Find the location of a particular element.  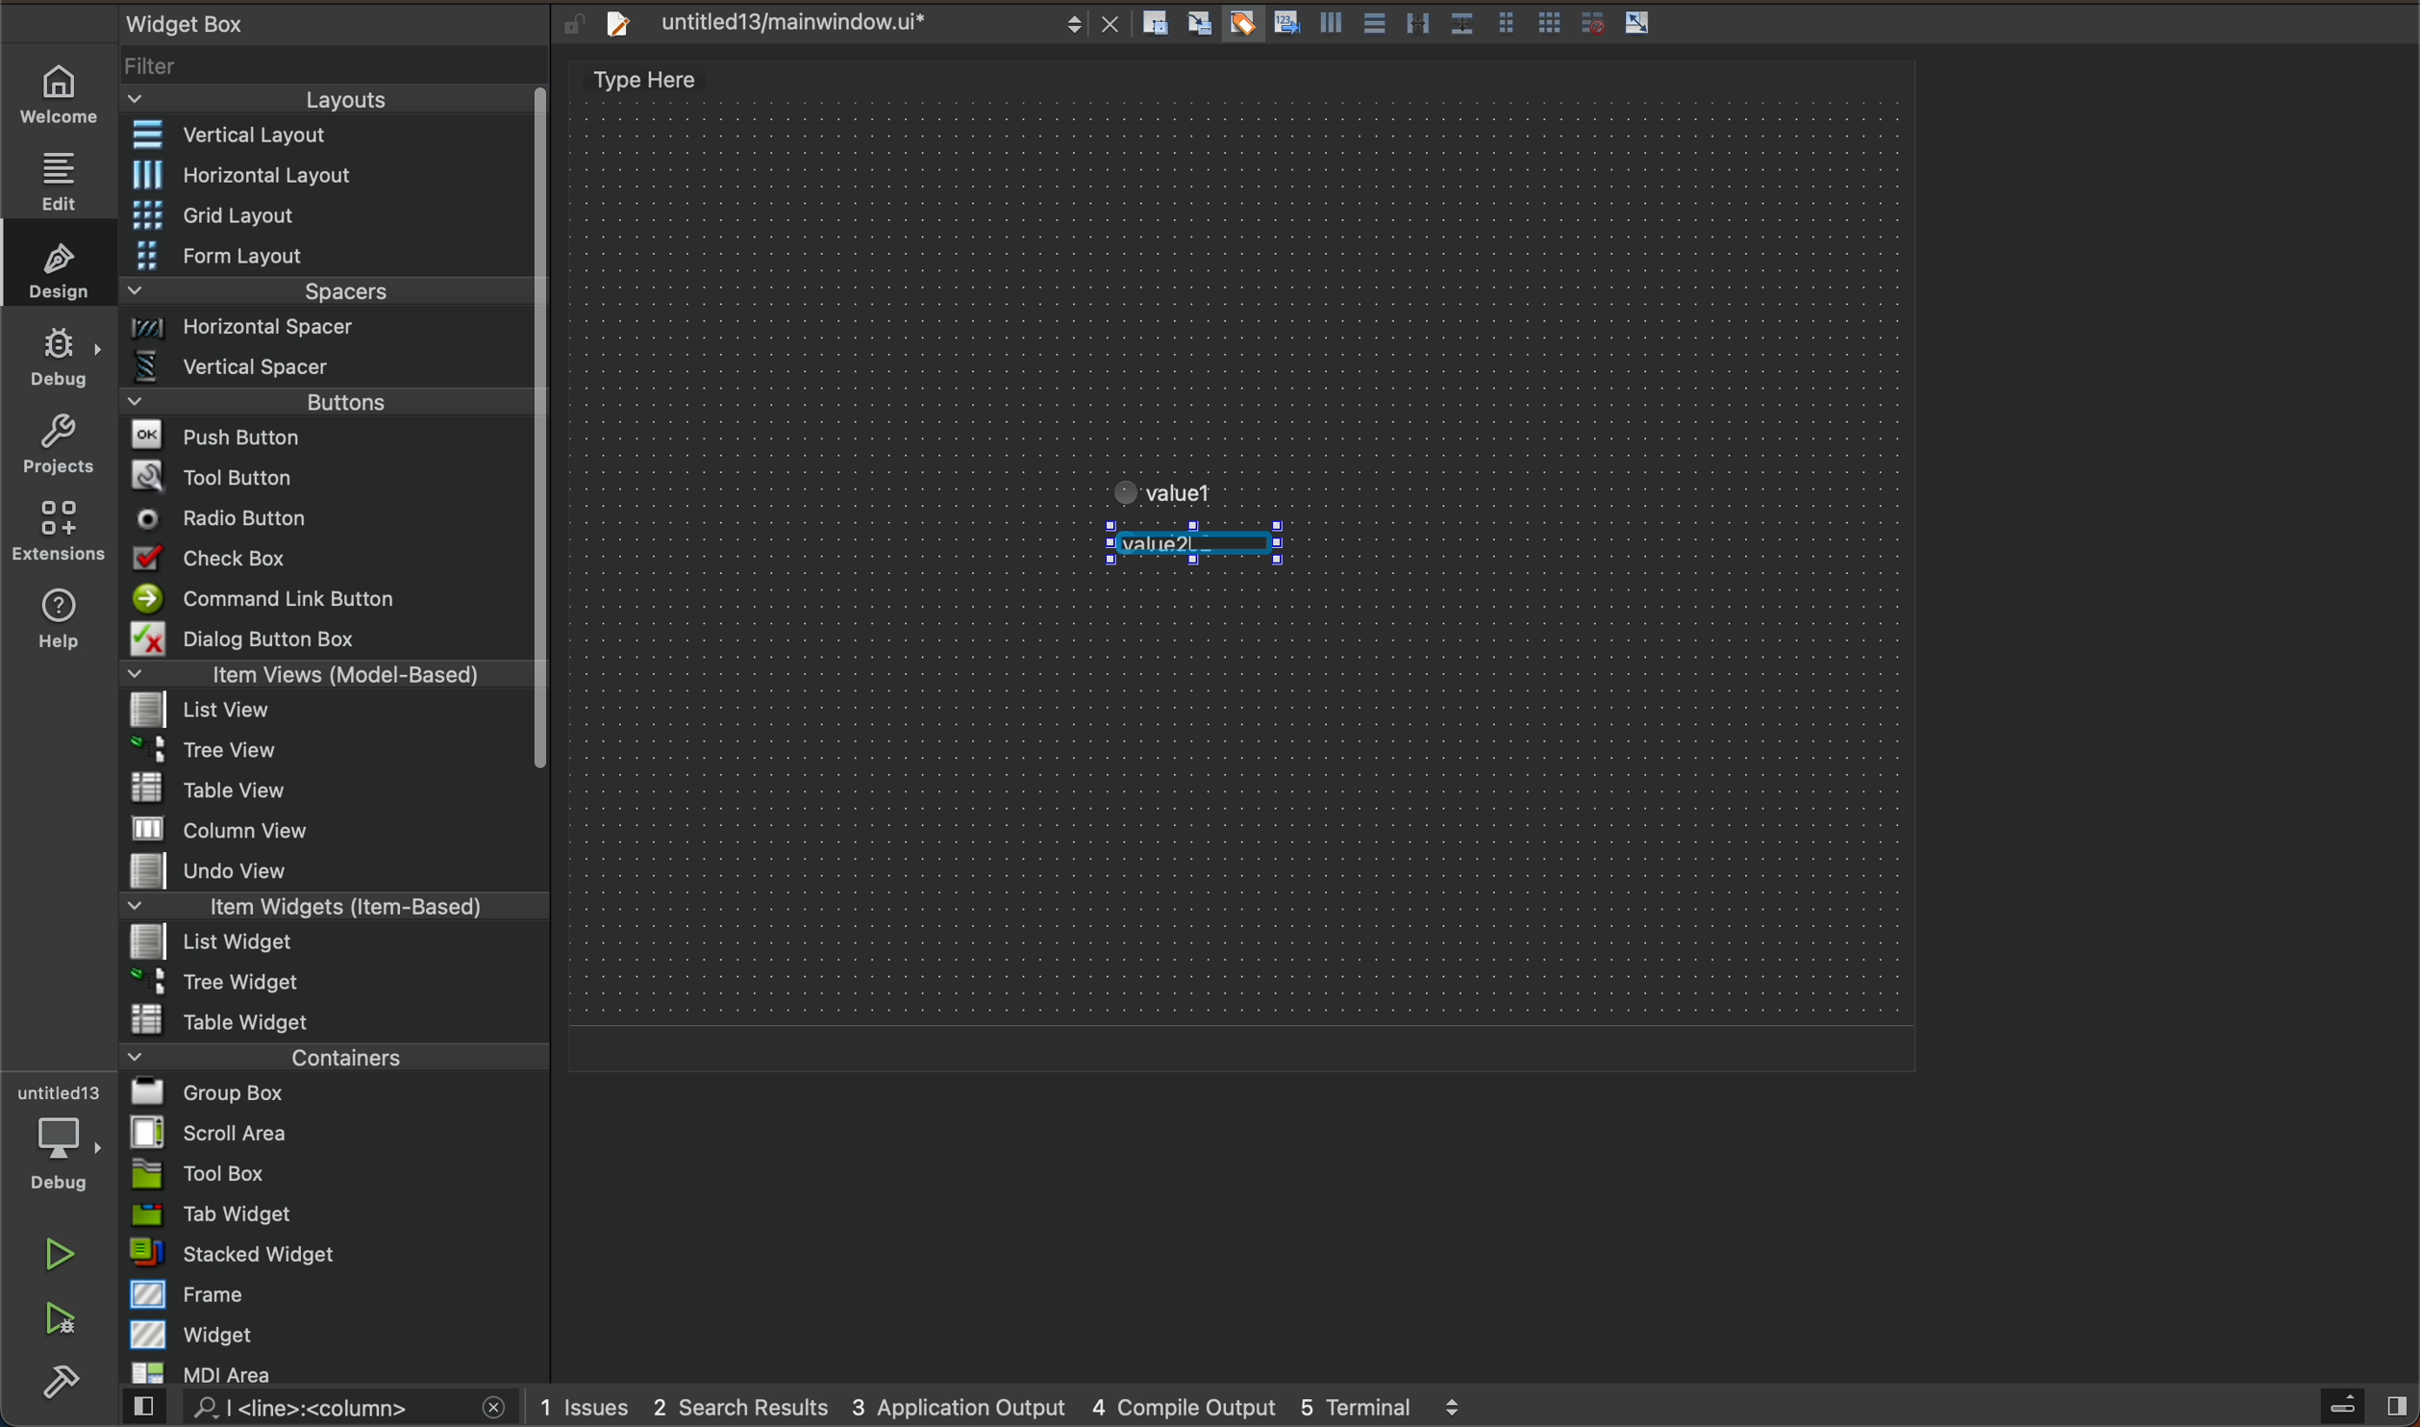

sidebar  is located at coordinates (2346, 1407).